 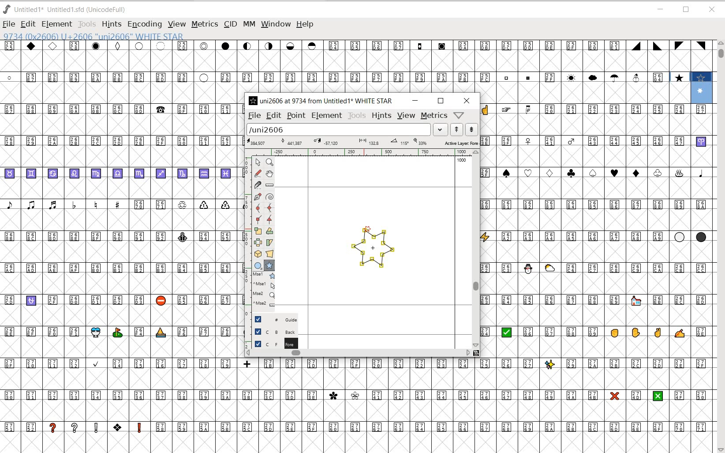 I want to click on TOOLS, so click(x=88, y=24).